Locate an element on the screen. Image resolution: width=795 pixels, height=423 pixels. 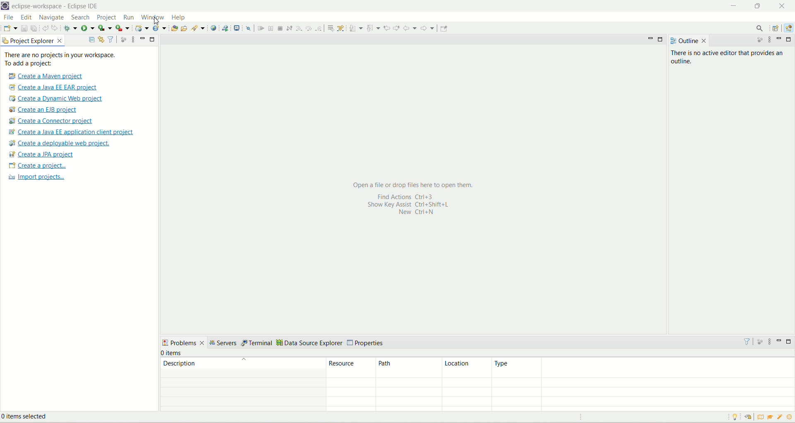
run is located at coordinates (87, 27).